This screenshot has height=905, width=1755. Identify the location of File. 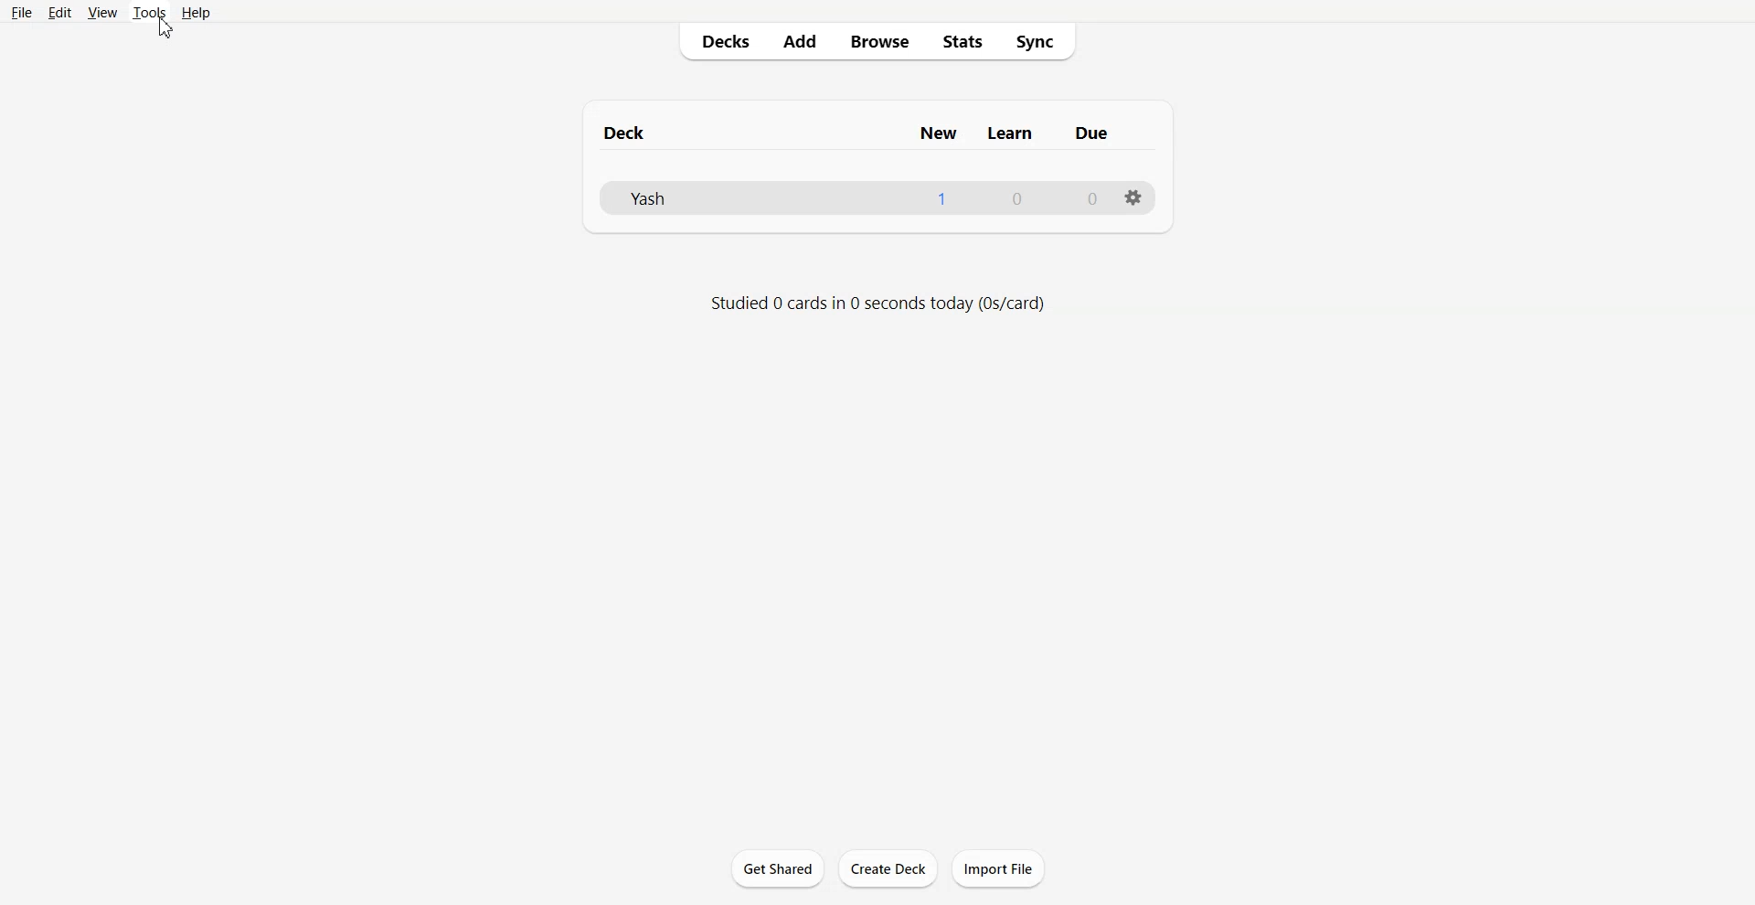
(22, 13).